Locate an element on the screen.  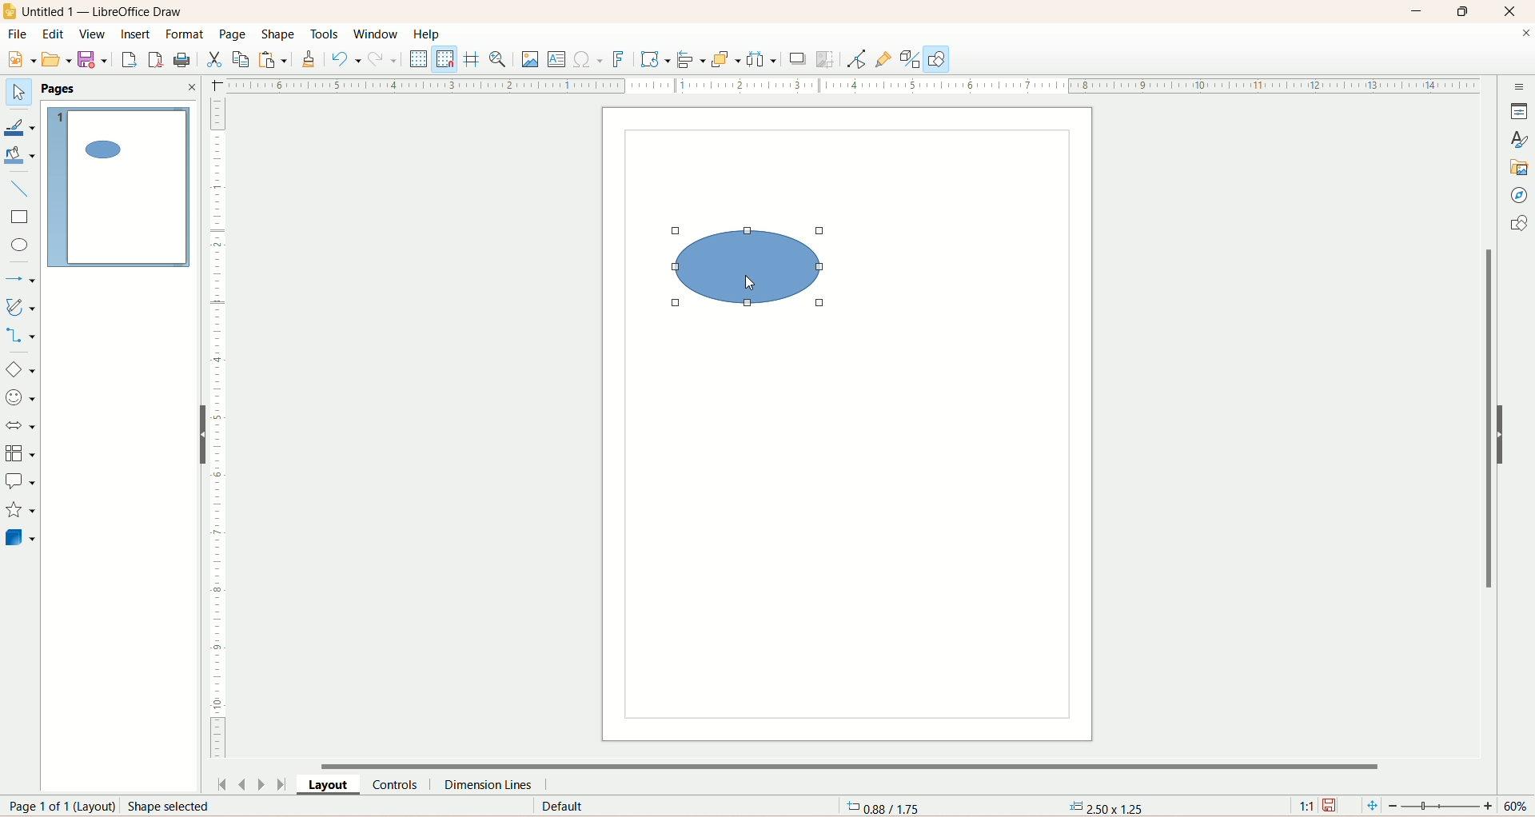
allign is located at coordinates (689, 62).